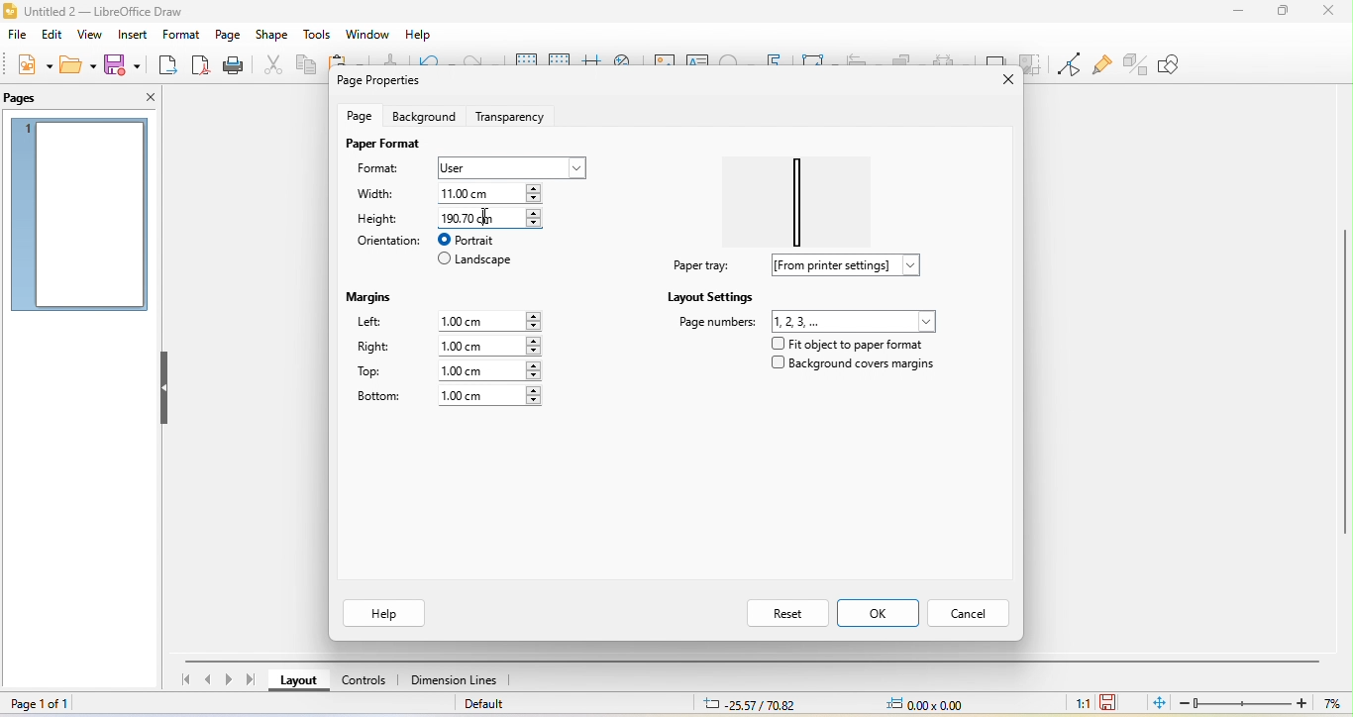 The width and height of the screenshot is (1353, 717). Describe the element at coordinates (804, 195) in the screenshot. I see `paper` at that location.